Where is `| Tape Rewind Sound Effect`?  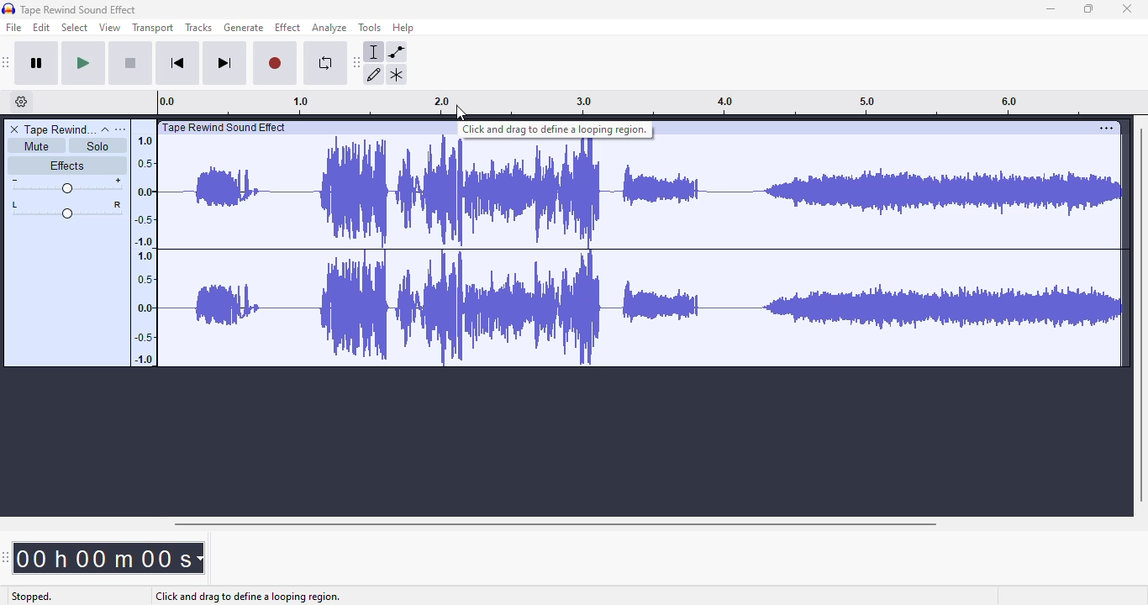 | Tape Rewind Sound Effect is located at coordinates (224, 128).